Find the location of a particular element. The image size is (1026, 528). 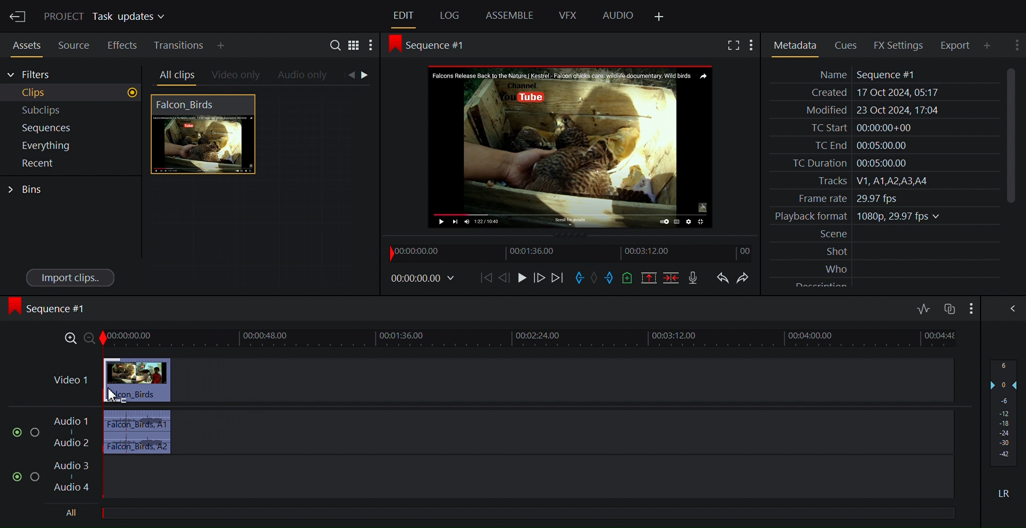

Edit is located at coordinates (405, 16).